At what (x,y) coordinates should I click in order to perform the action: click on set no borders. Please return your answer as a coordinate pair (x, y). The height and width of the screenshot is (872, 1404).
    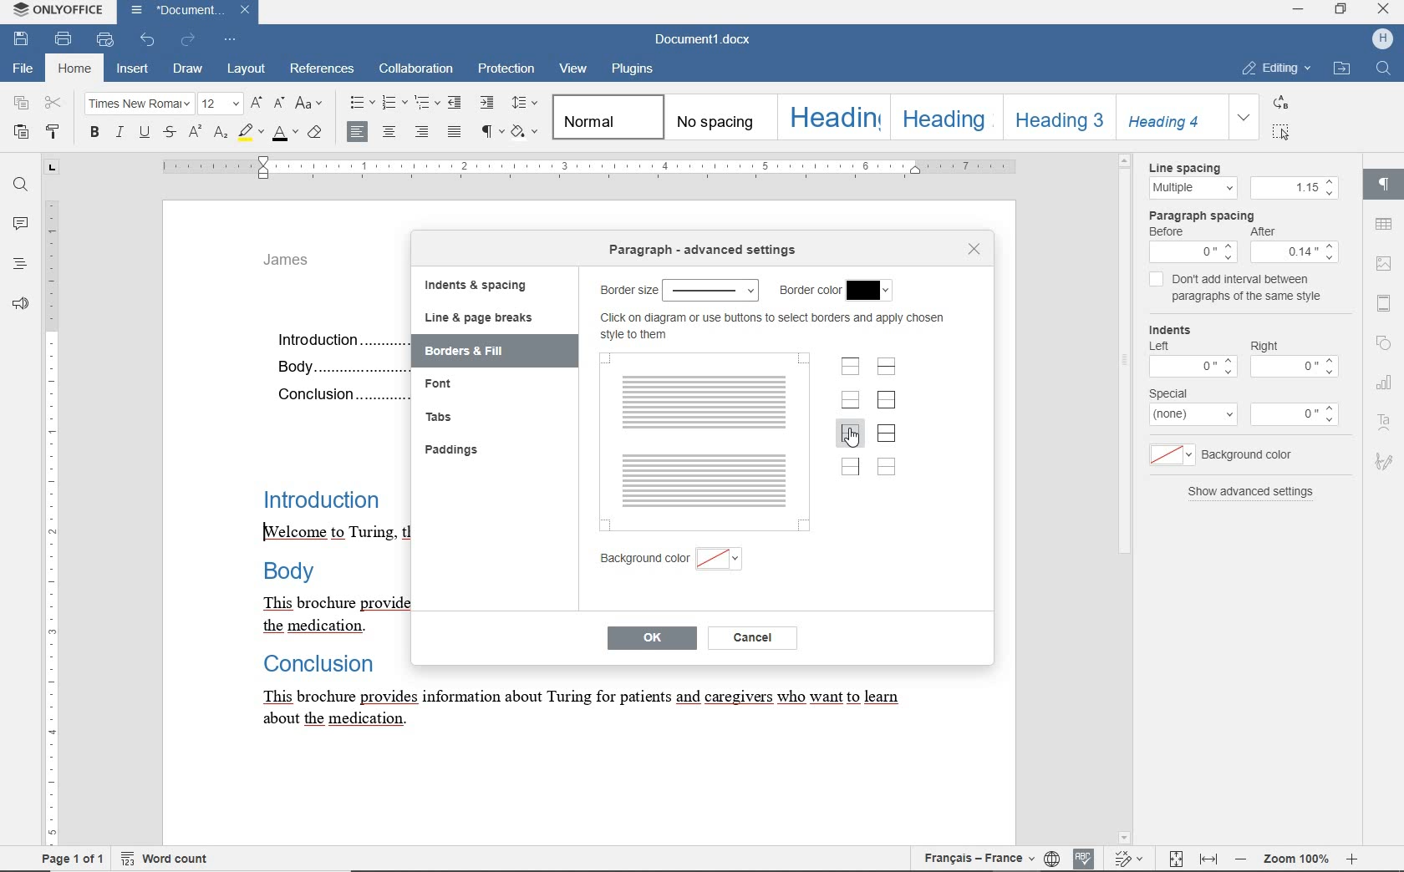
    Looking at the image, I should click on (887, 467).